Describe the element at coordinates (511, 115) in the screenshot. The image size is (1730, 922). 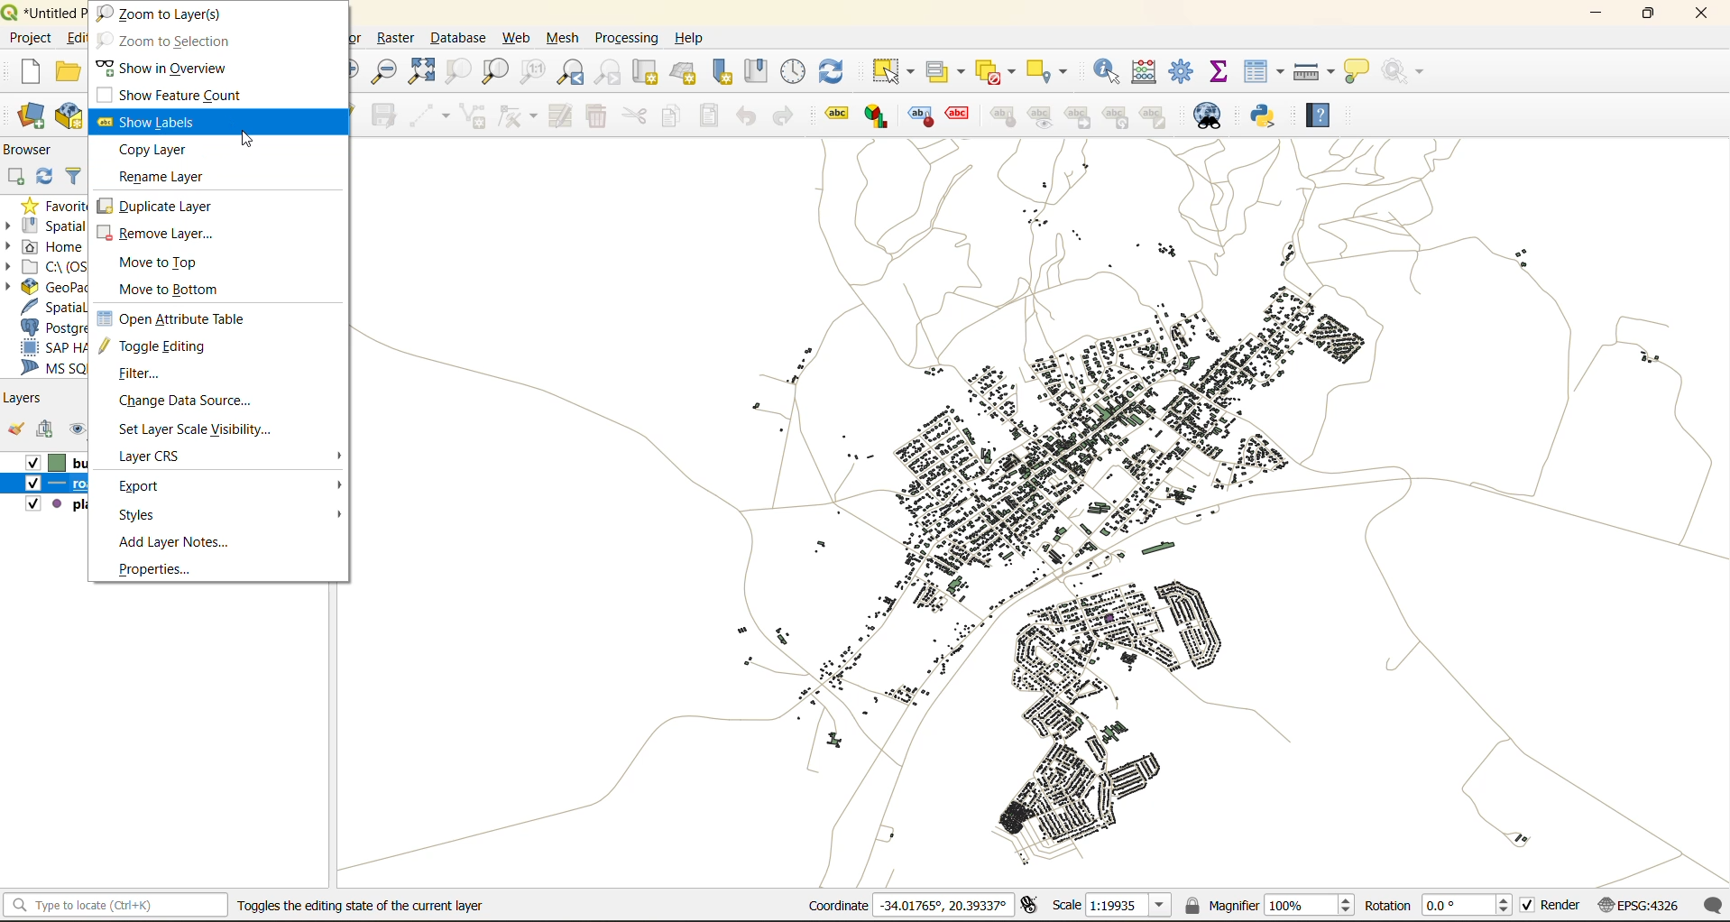
I see `vertex tools` at that location.